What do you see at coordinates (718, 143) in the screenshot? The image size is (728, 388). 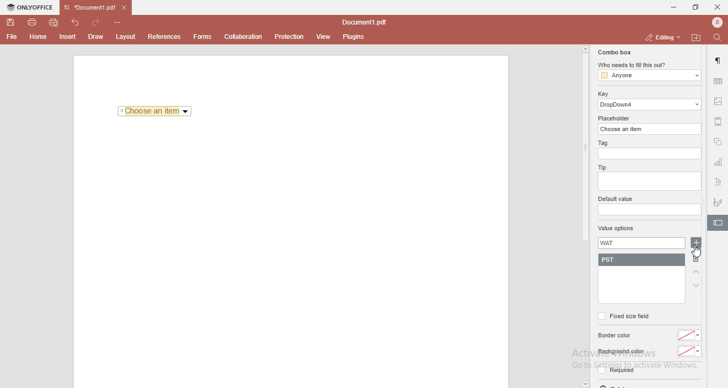 I see `shapes` at bounding box center [718, 143].